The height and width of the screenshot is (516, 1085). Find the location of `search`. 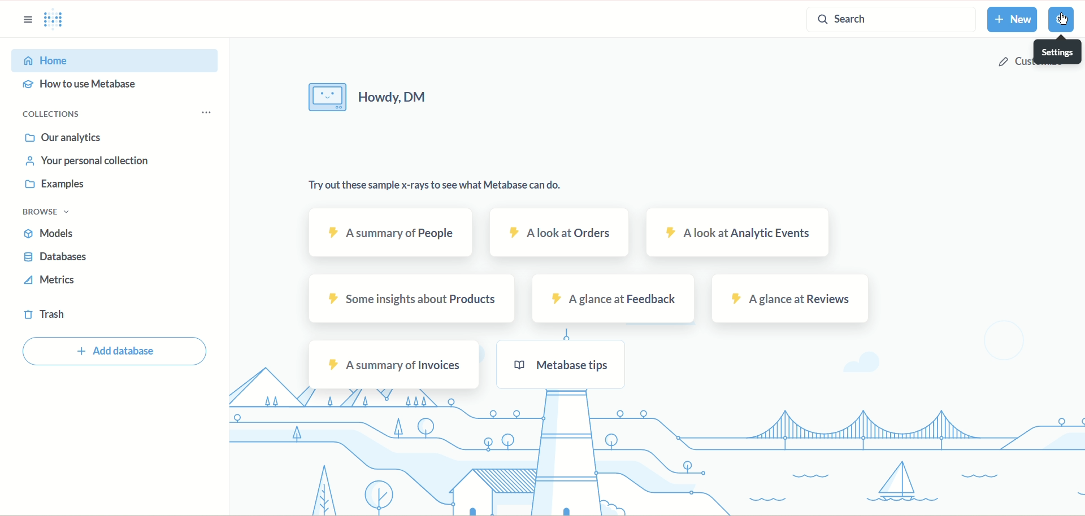

search is located at coordinates (891, 19).